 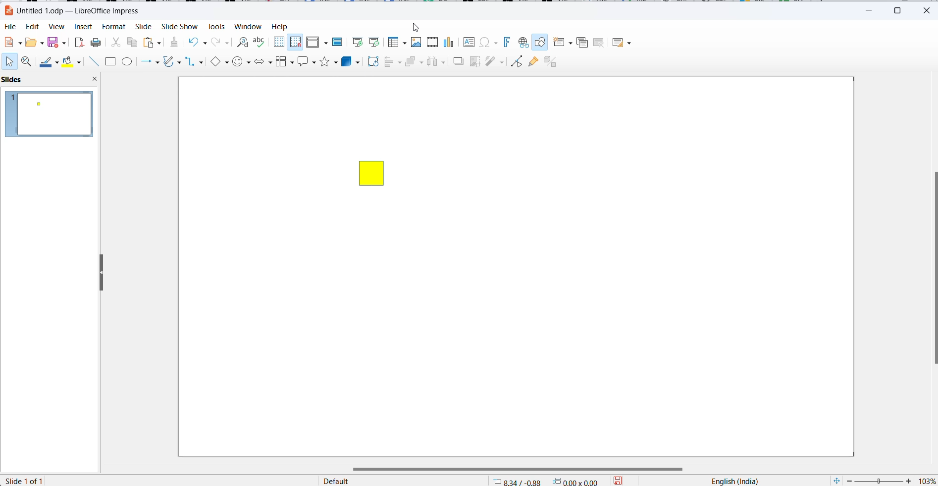 What do you see at coordinates (98, 271) in the screenshot?
I see `resize` at bounding box center [98, 271].